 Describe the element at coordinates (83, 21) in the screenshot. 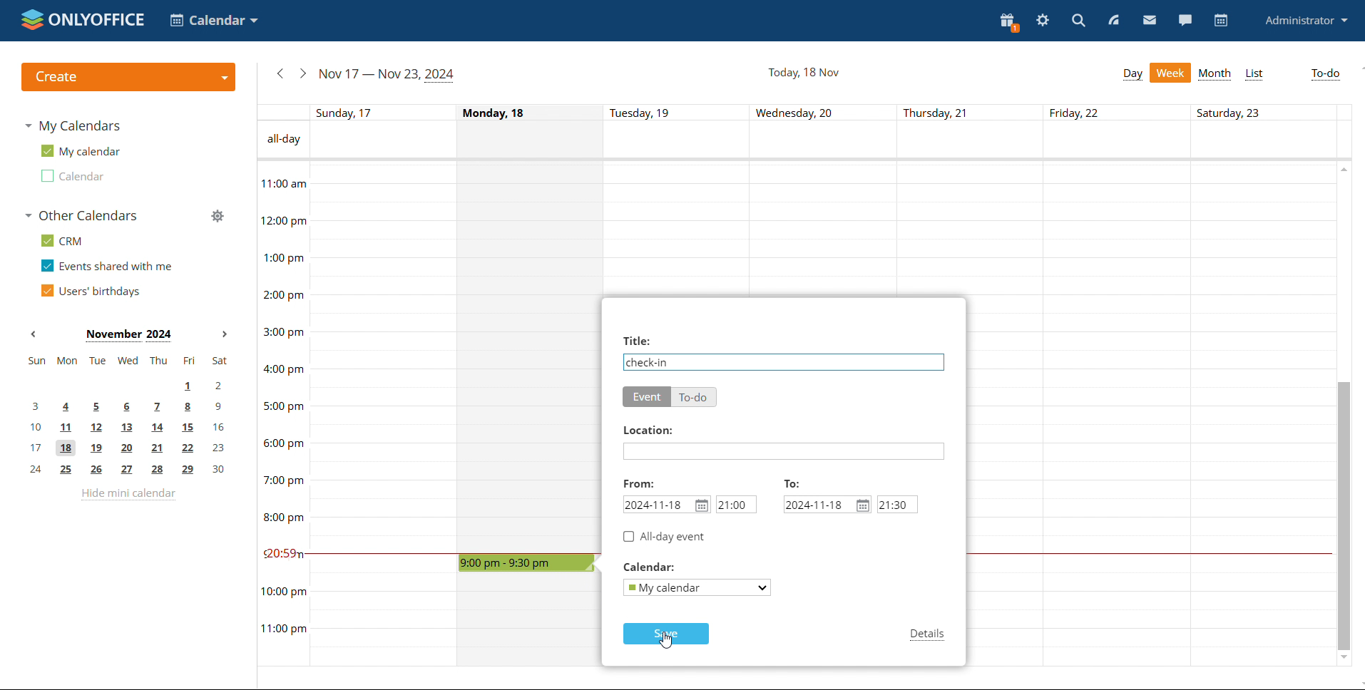

I see `logo` at that location.